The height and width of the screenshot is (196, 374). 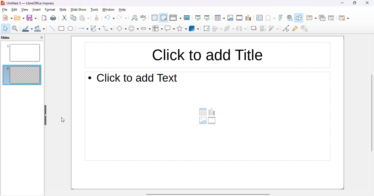 I want to click on help, so click(x=122, y=10).